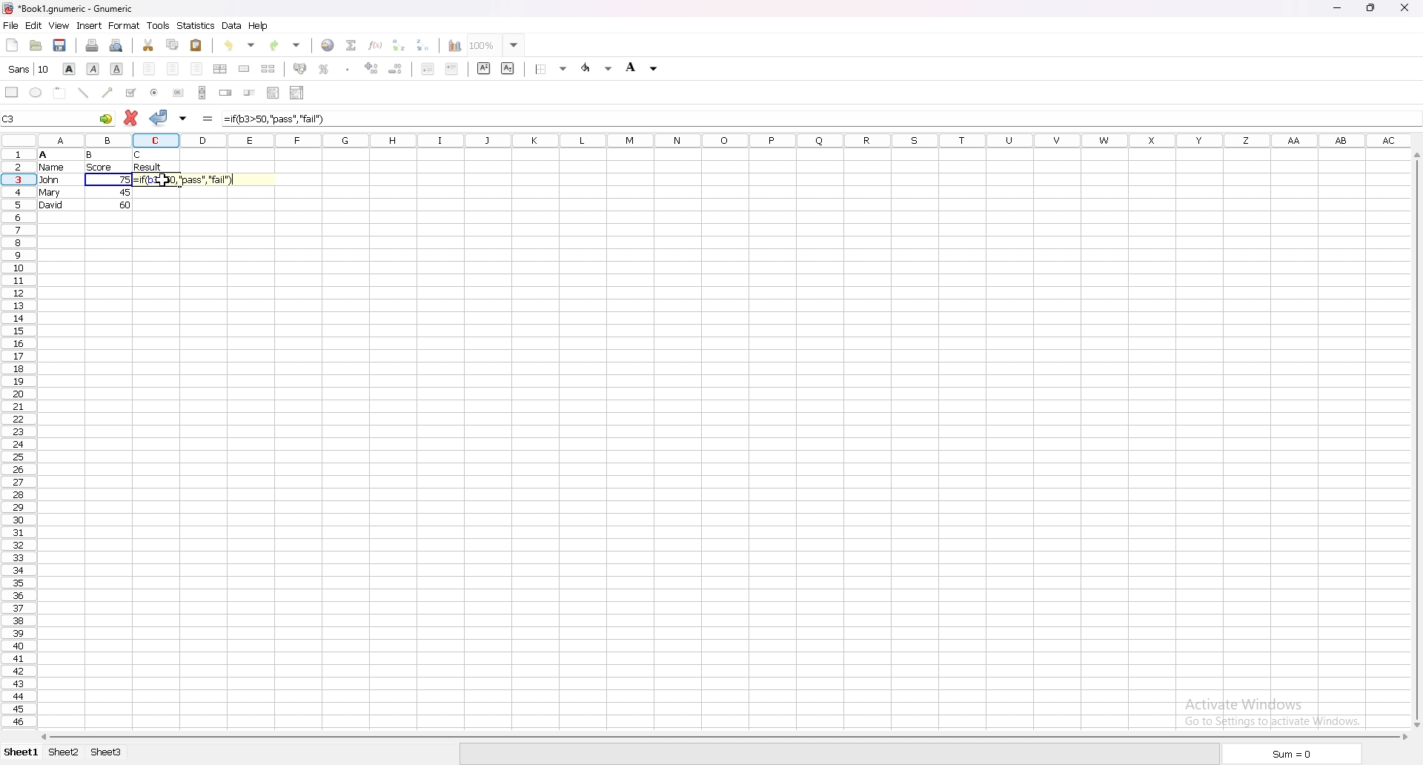  I want to click on insert, so click(89, 26).